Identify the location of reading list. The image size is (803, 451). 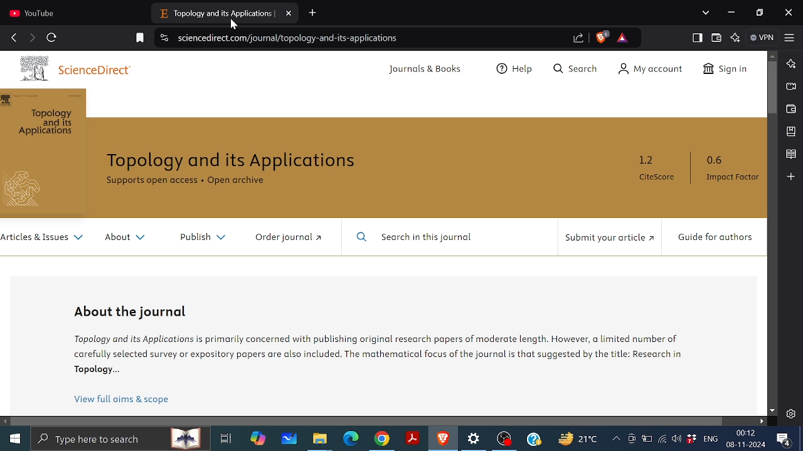
(791, 155).